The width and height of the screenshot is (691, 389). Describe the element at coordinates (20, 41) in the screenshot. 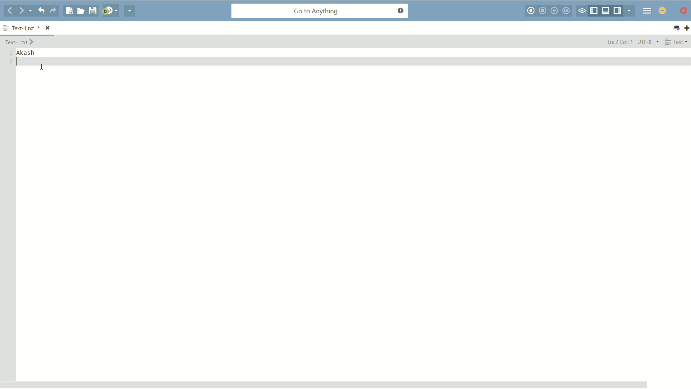

I see `text-1 File` at that location.